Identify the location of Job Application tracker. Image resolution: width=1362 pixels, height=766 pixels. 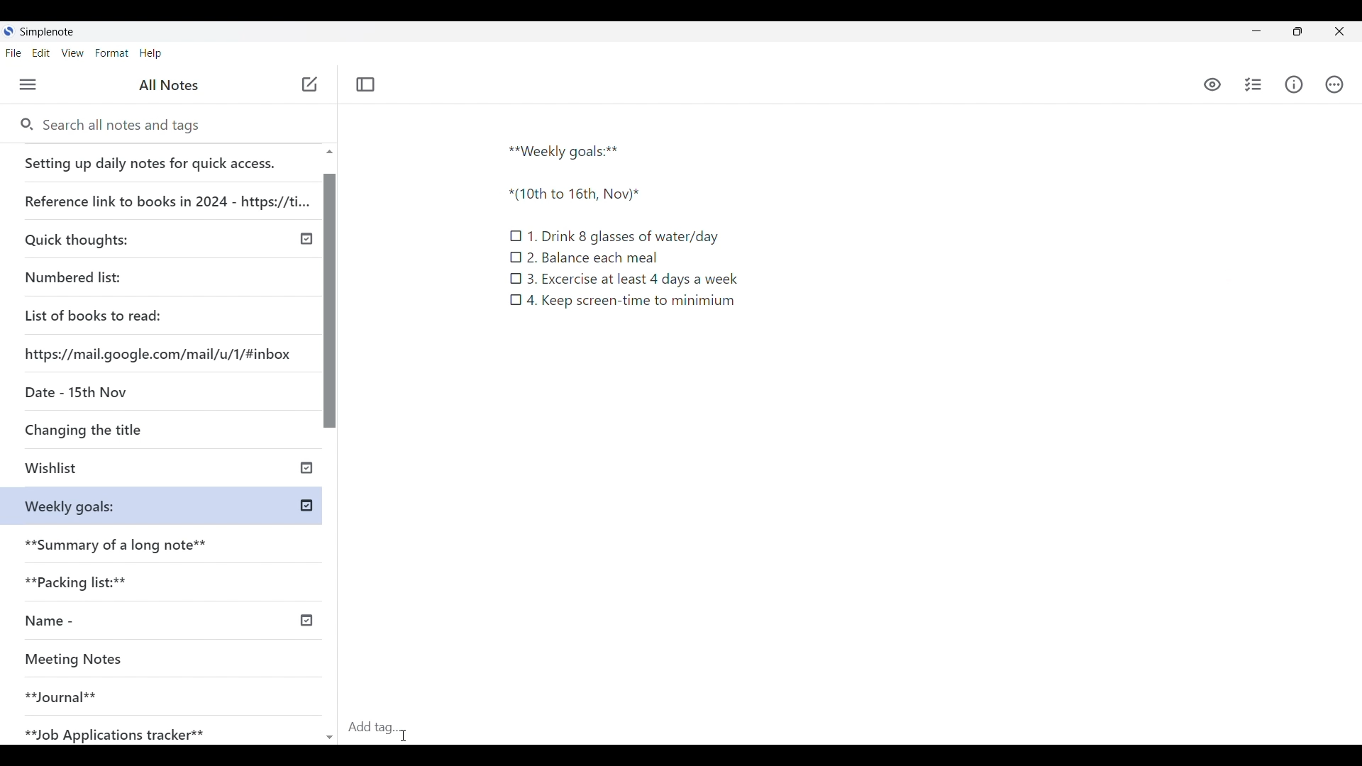
(122, 731).